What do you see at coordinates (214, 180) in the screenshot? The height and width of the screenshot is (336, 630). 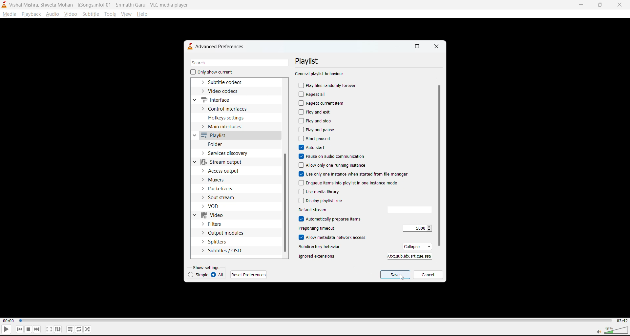 I see `muxers` at bounding box center [214, 180].